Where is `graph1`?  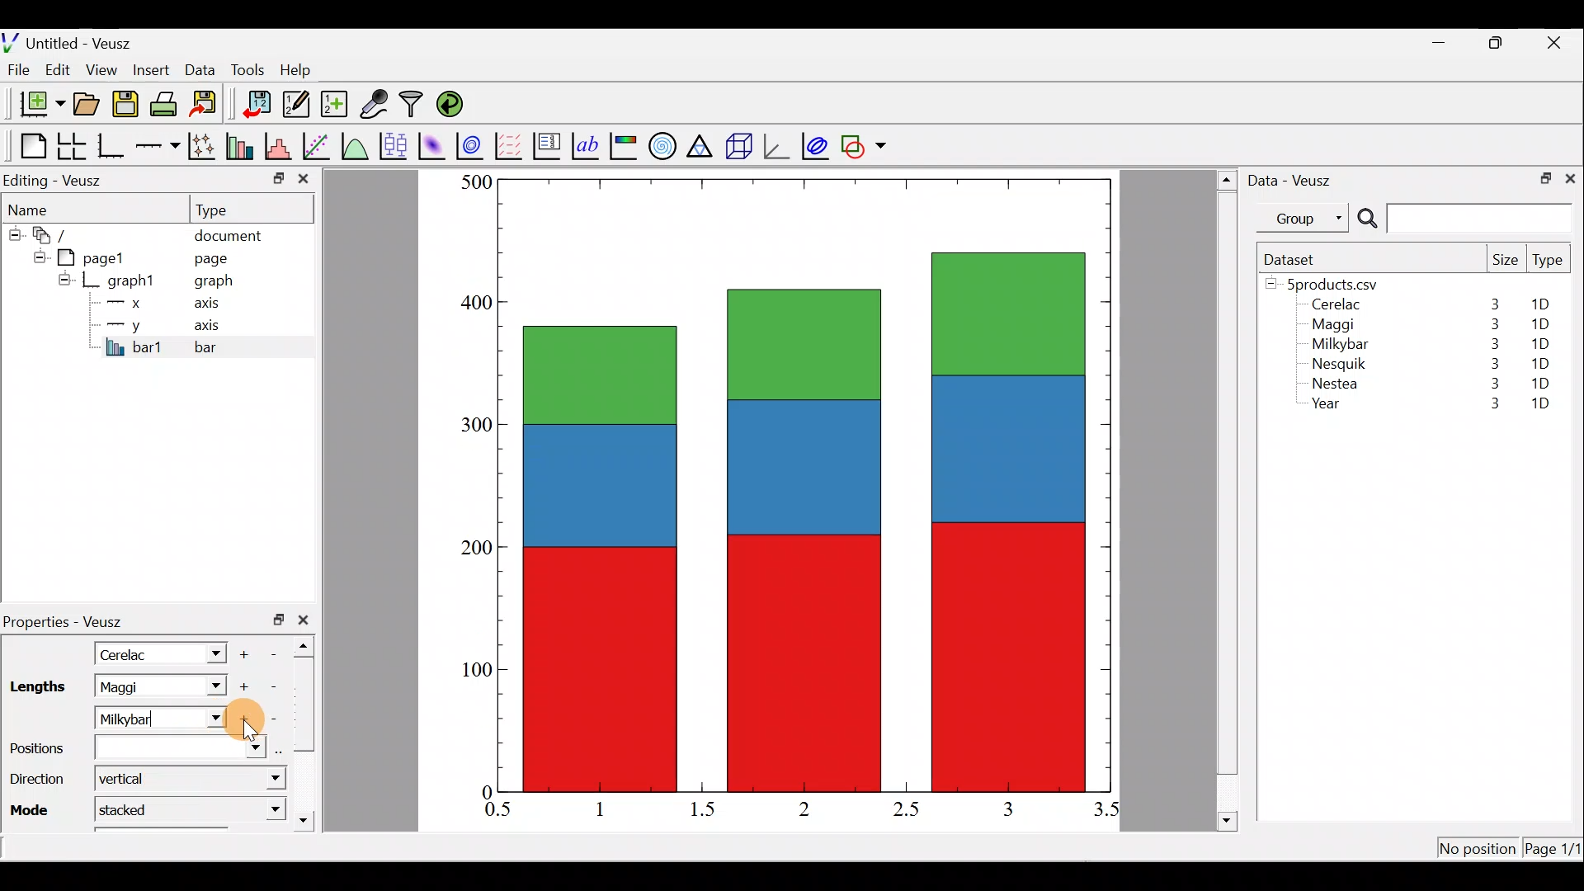
graph1 is located at coordinates (132, 281).